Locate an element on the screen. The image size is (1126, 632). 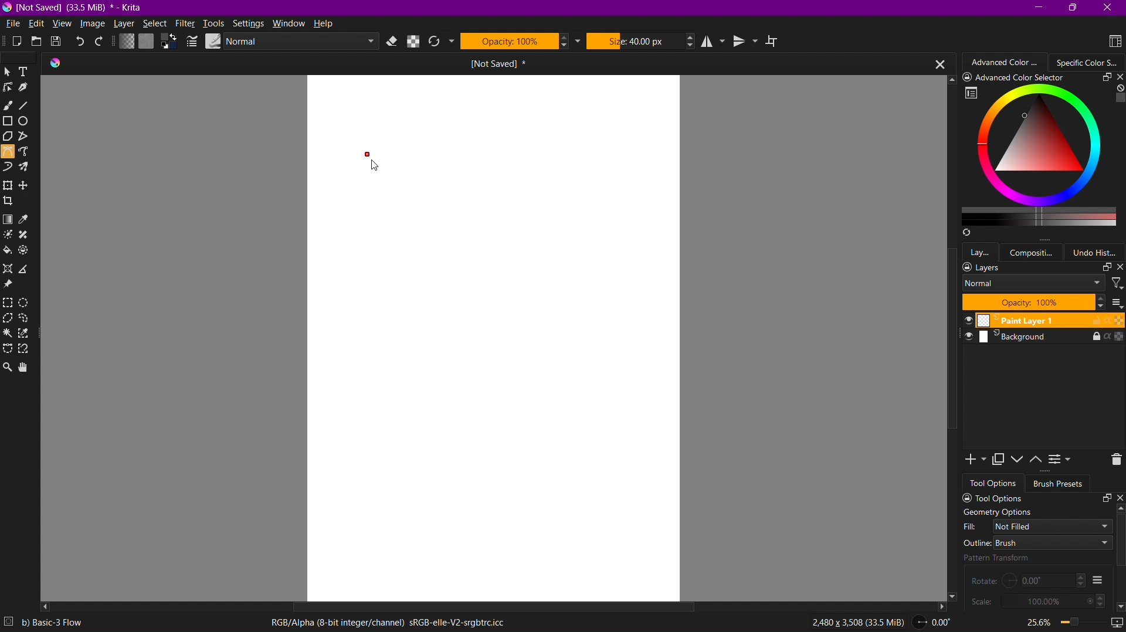
Rectangular Selection Tool is located at coordinates (10, 303).